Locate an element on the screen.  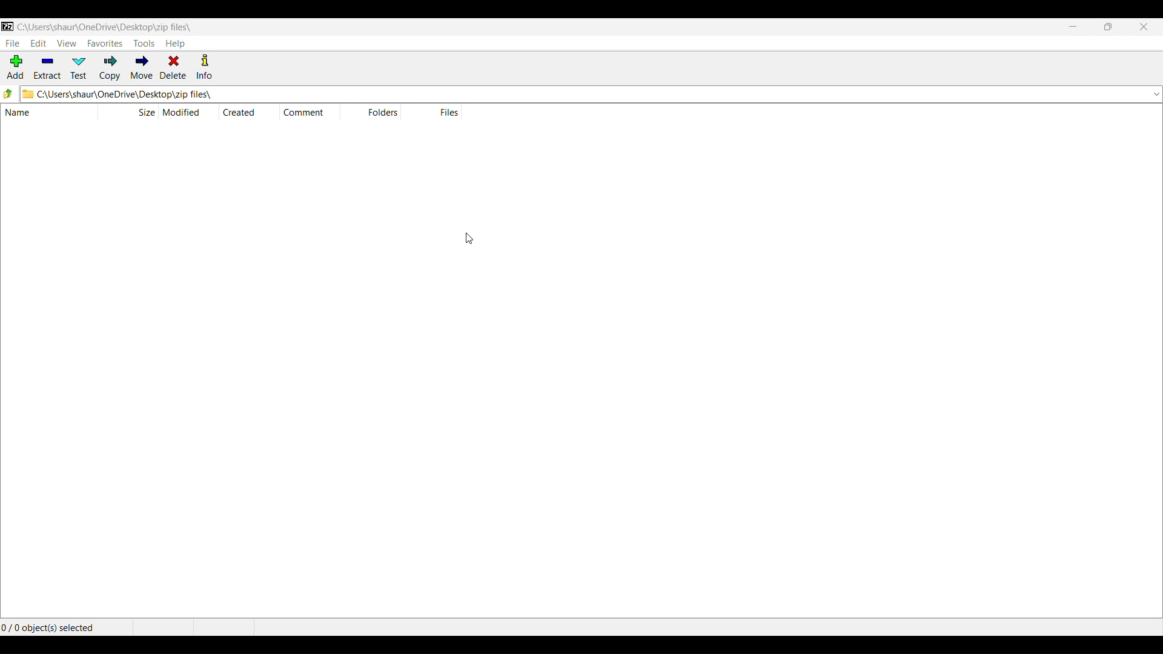
CURRENT FOLDER PATH is located at coordinates (576, 94).